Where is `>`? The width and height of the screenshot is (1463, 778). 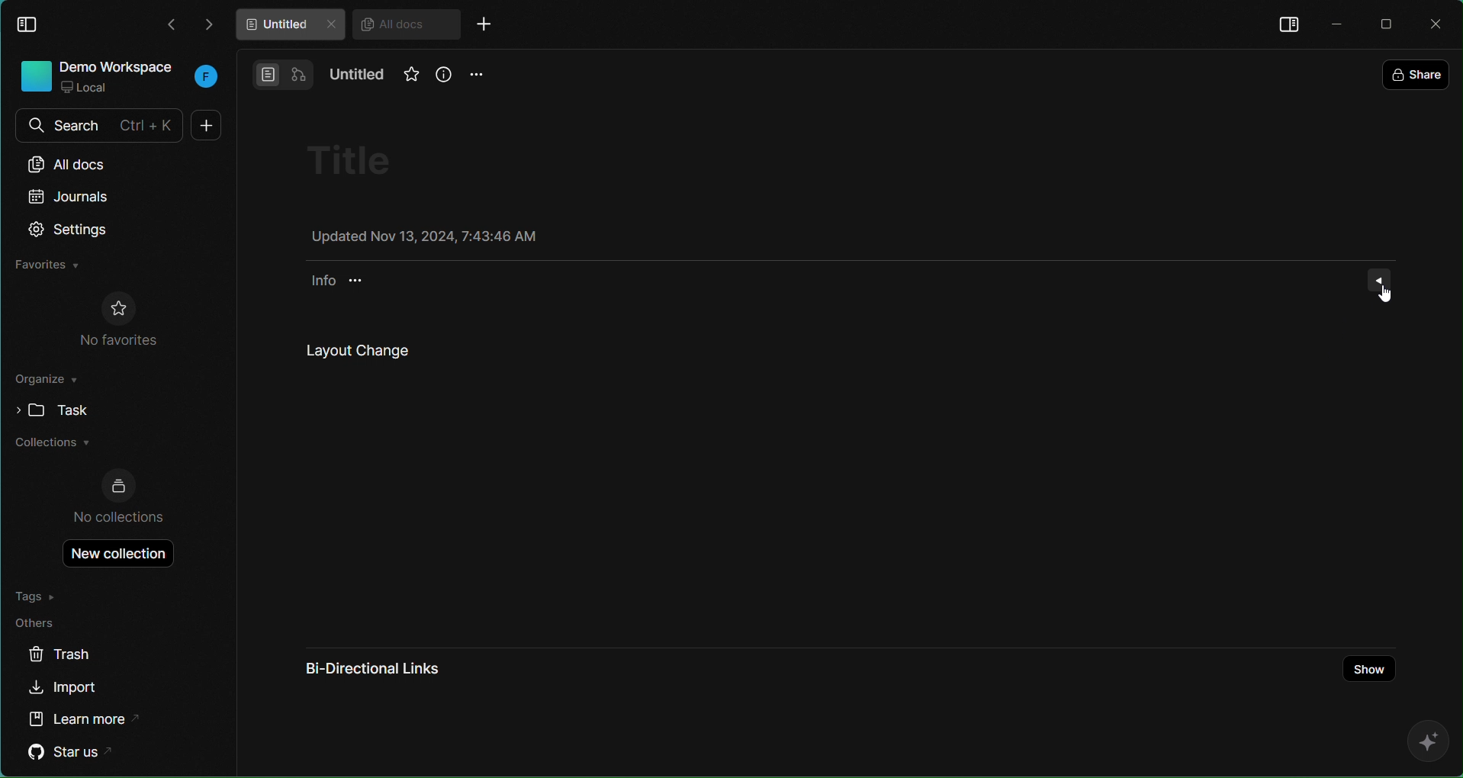
> is located at coordinates (211, 24).